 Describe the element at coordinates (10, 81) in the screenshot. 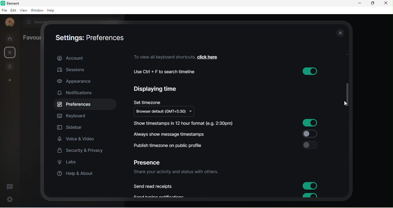

I see `add space` at that location.